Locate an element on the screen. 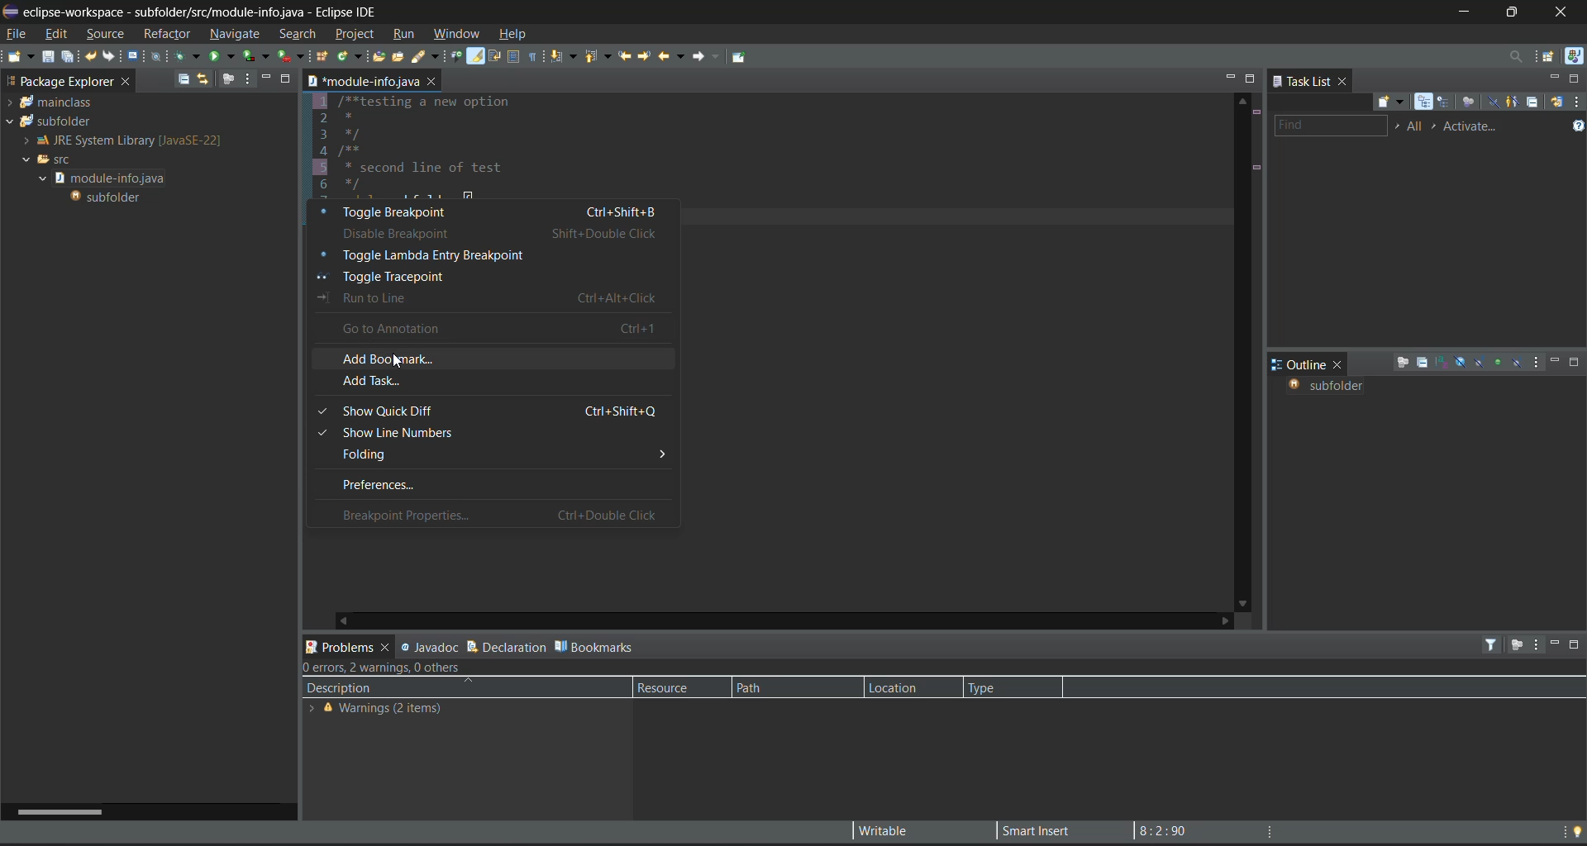 This screenshot has width=1587, height=846. breakpoint properties is located at coordinates (484, 515).